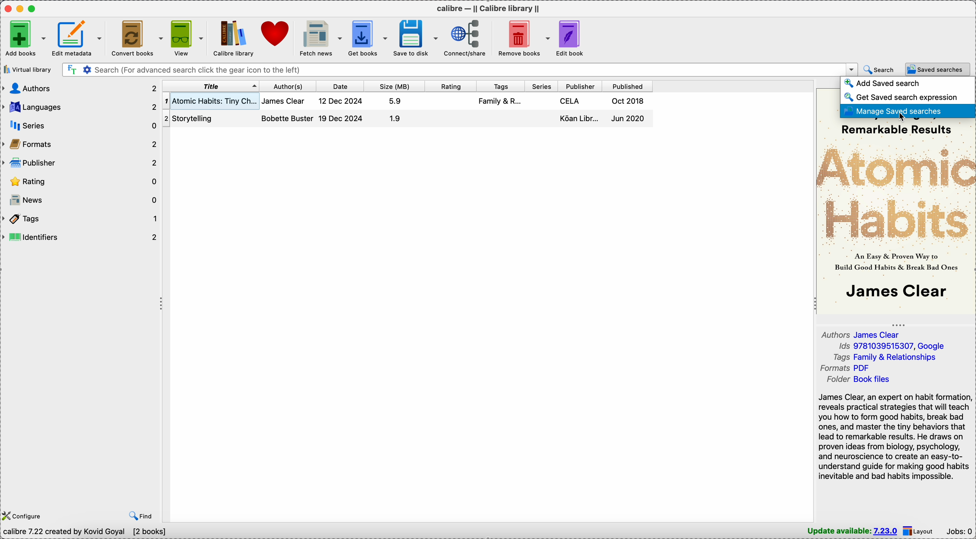 The height and width of the screenshot is (539, 976). Describe the element at coordinates (522, 37) in the screenshot. I see `remove books` at that location.